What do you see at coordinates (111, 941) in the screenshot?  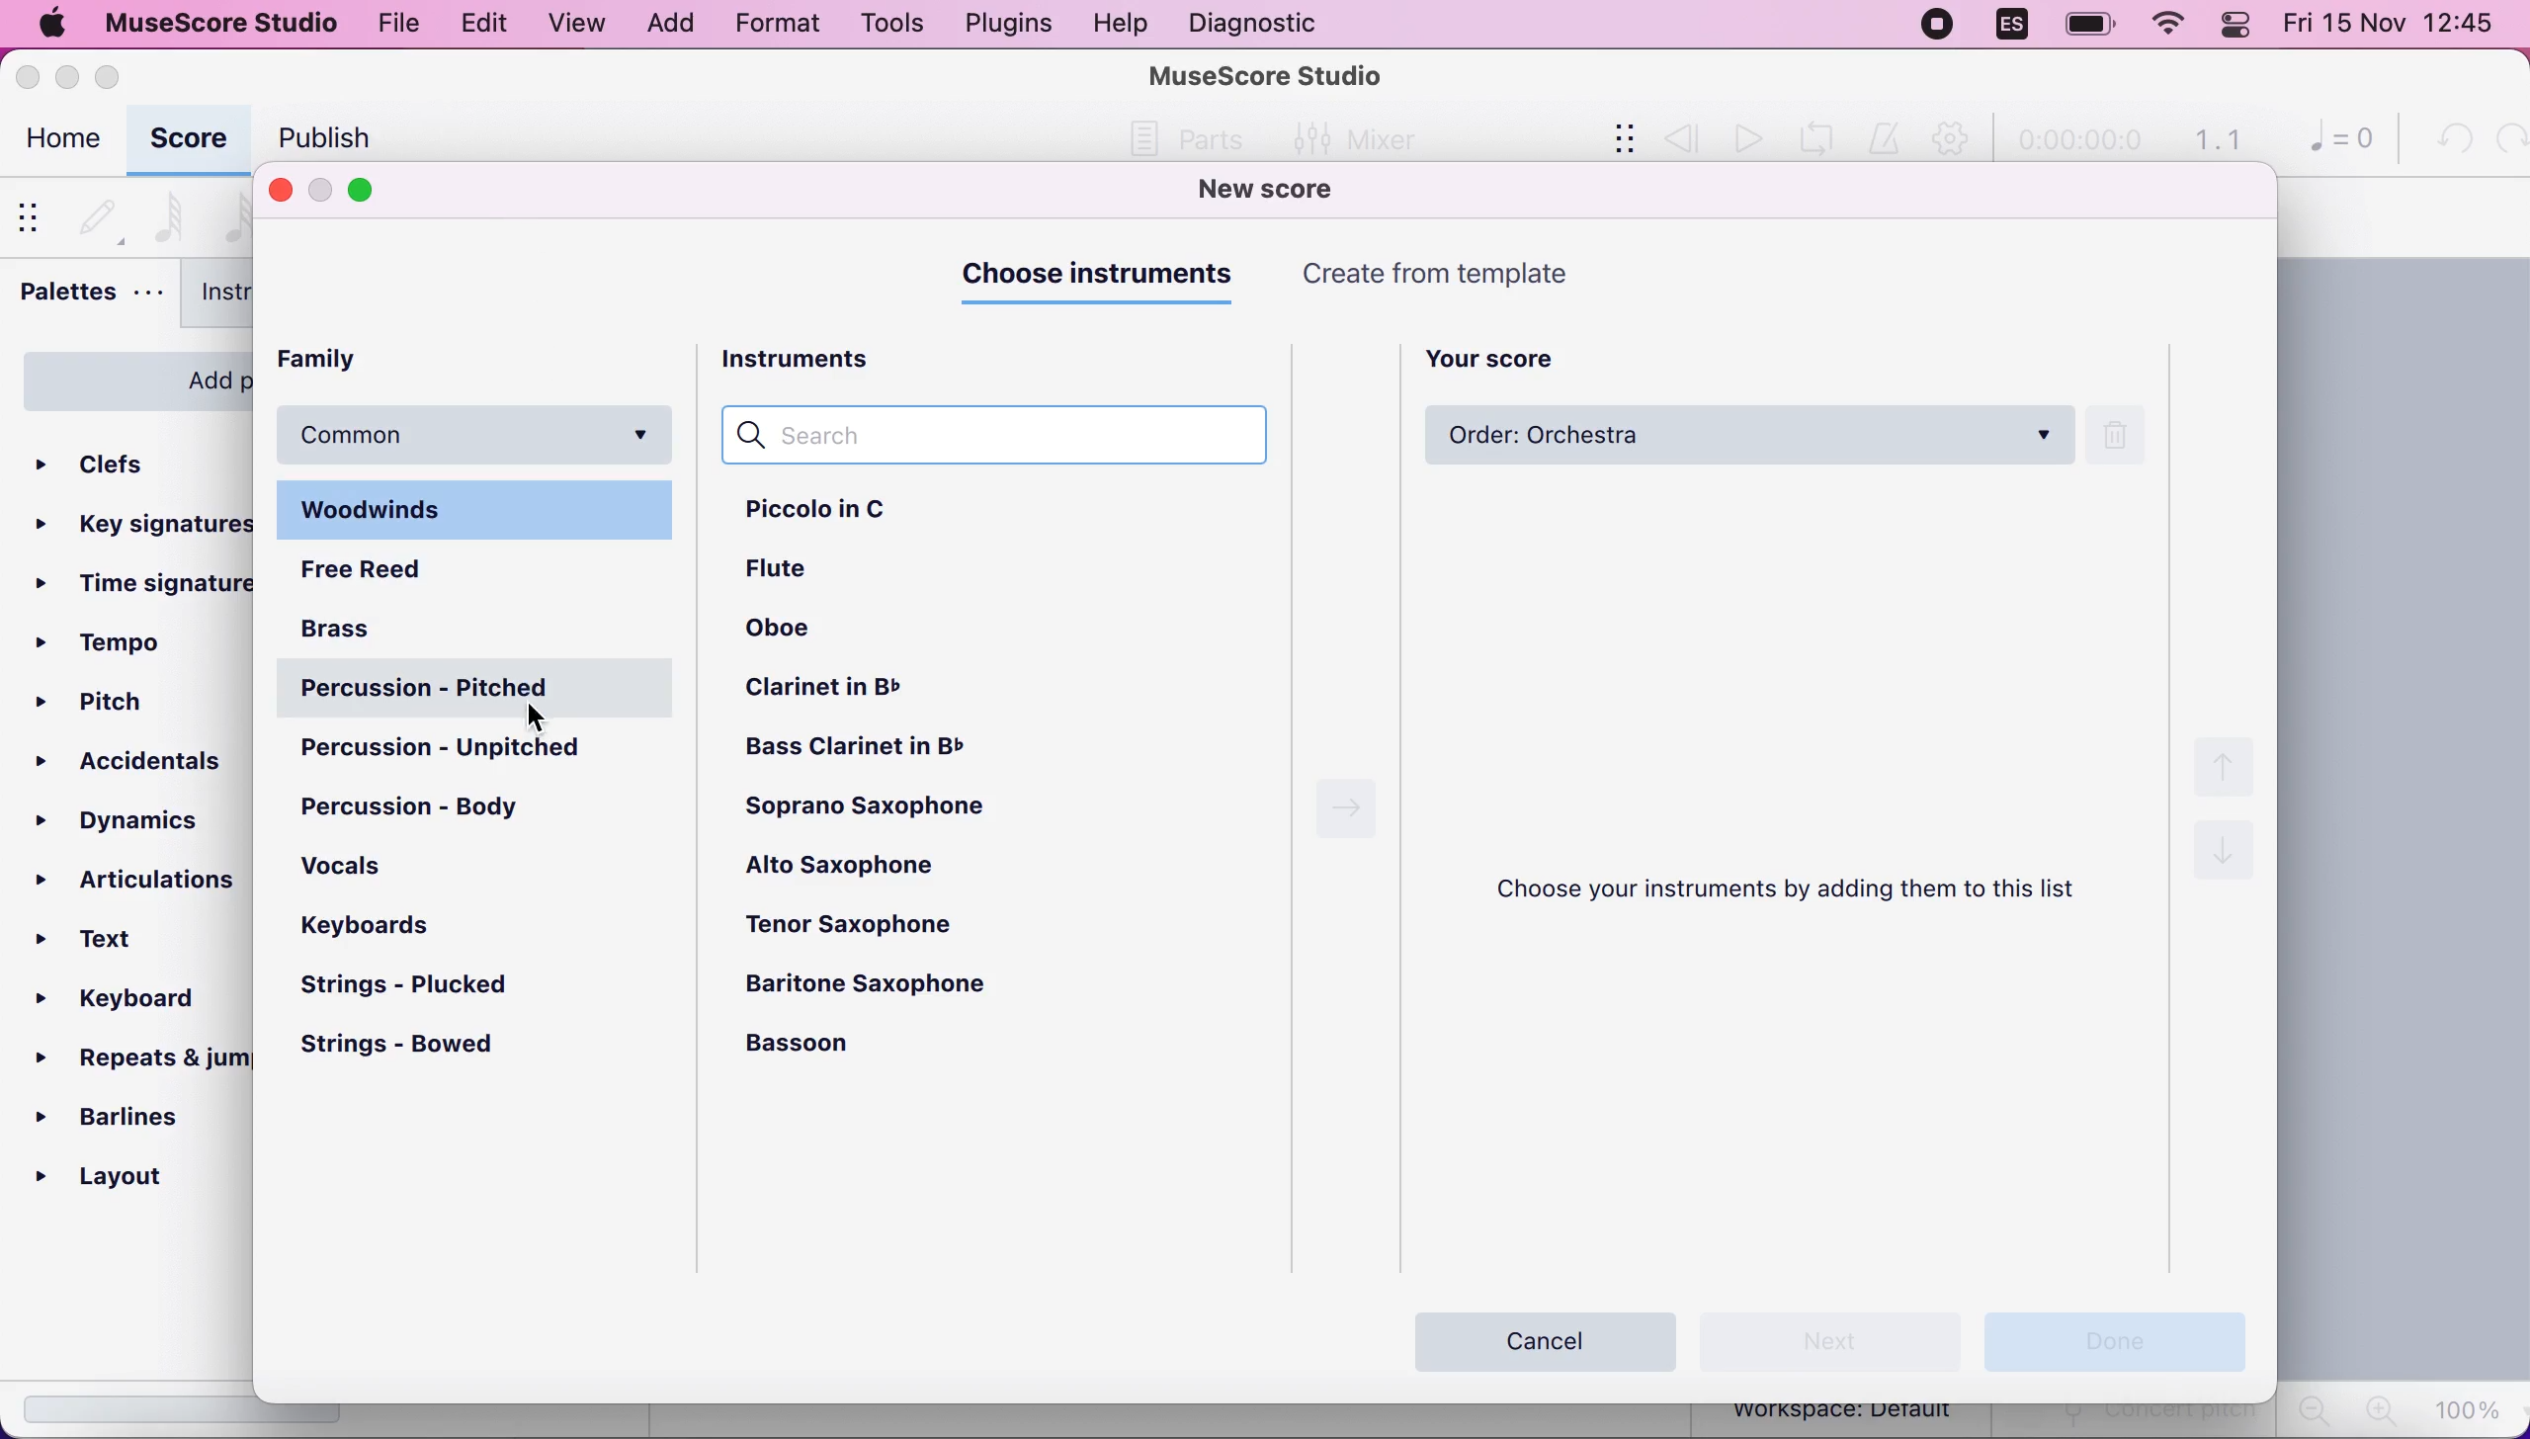 I see `text` at bounding box center [111, 941].